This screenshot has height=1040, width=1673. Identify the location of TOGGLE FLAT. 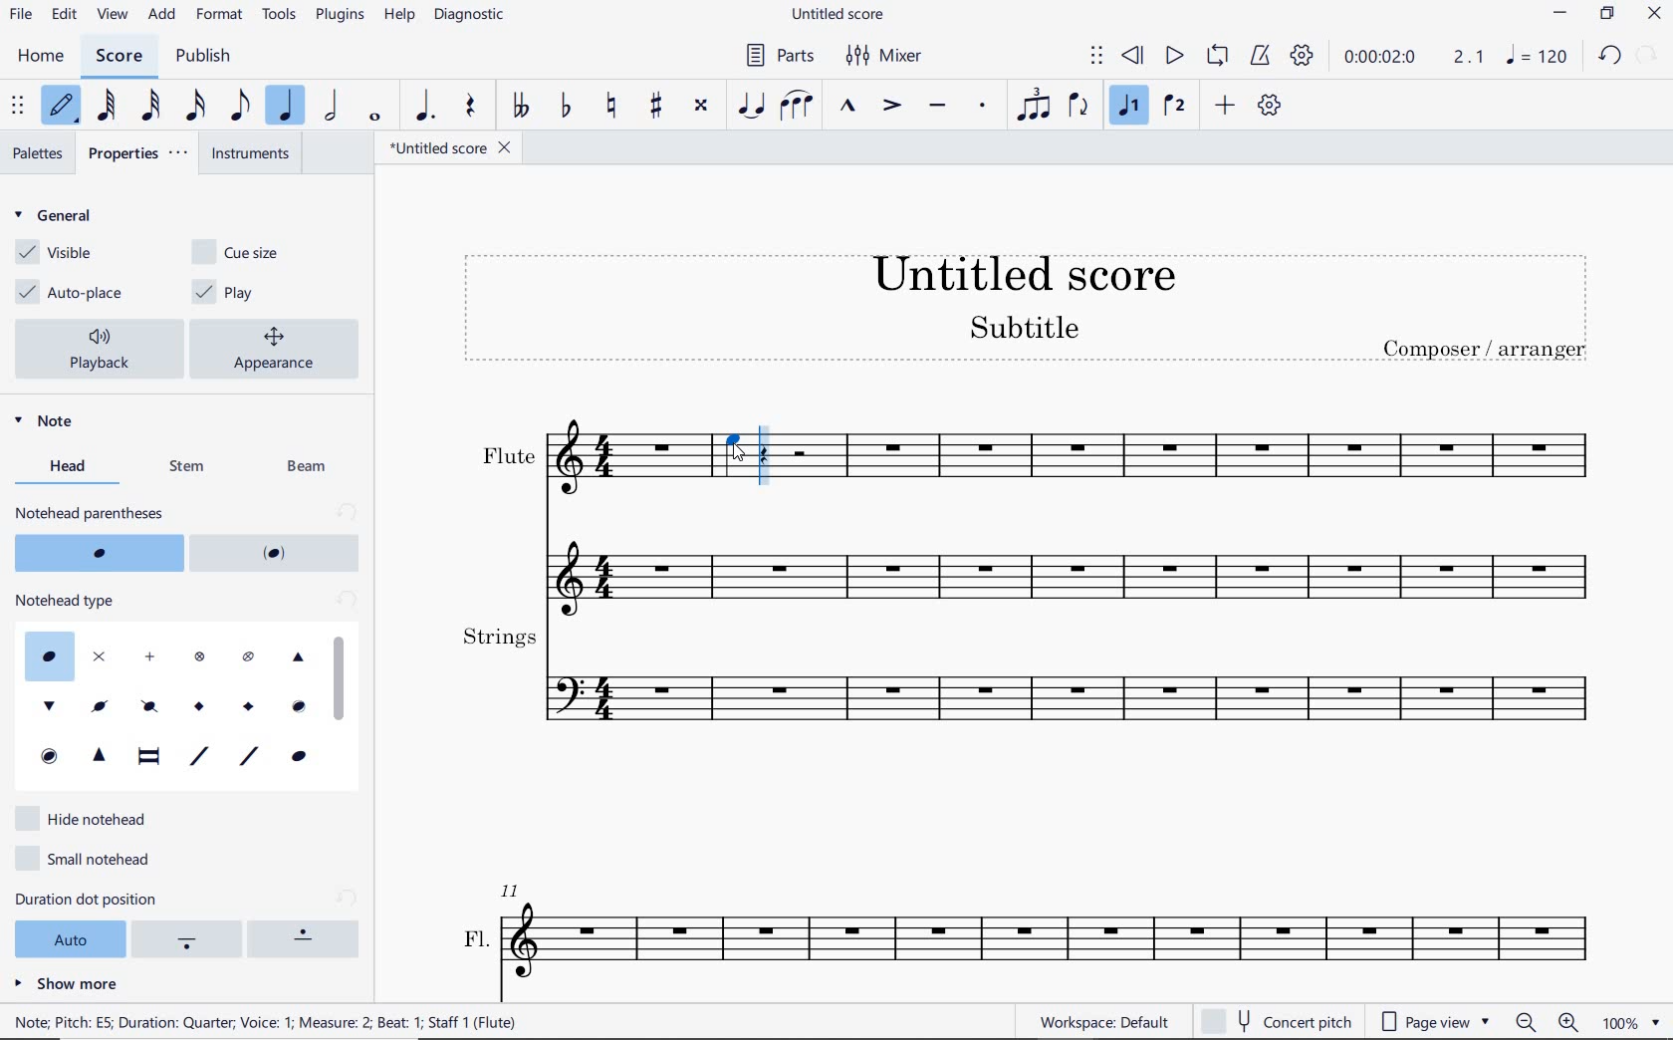
(565, 107).